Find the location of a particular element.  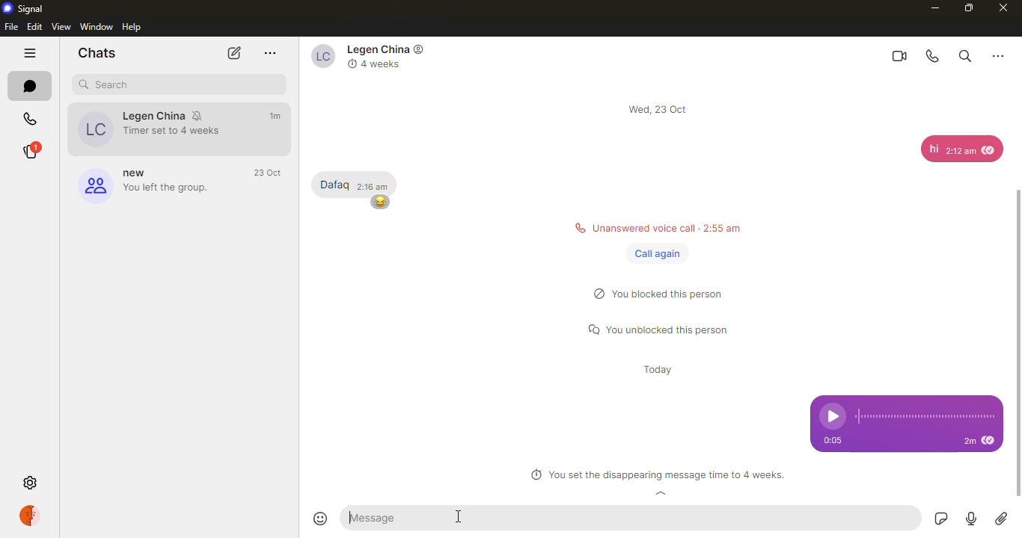

search is located at coordinates (108, 84).